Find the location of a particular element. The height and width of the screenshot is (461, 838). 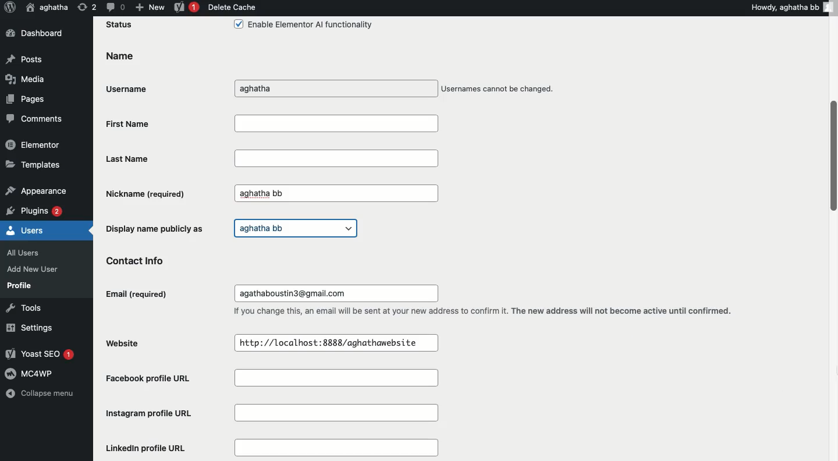

Tools is located at coordinates (22, 307).